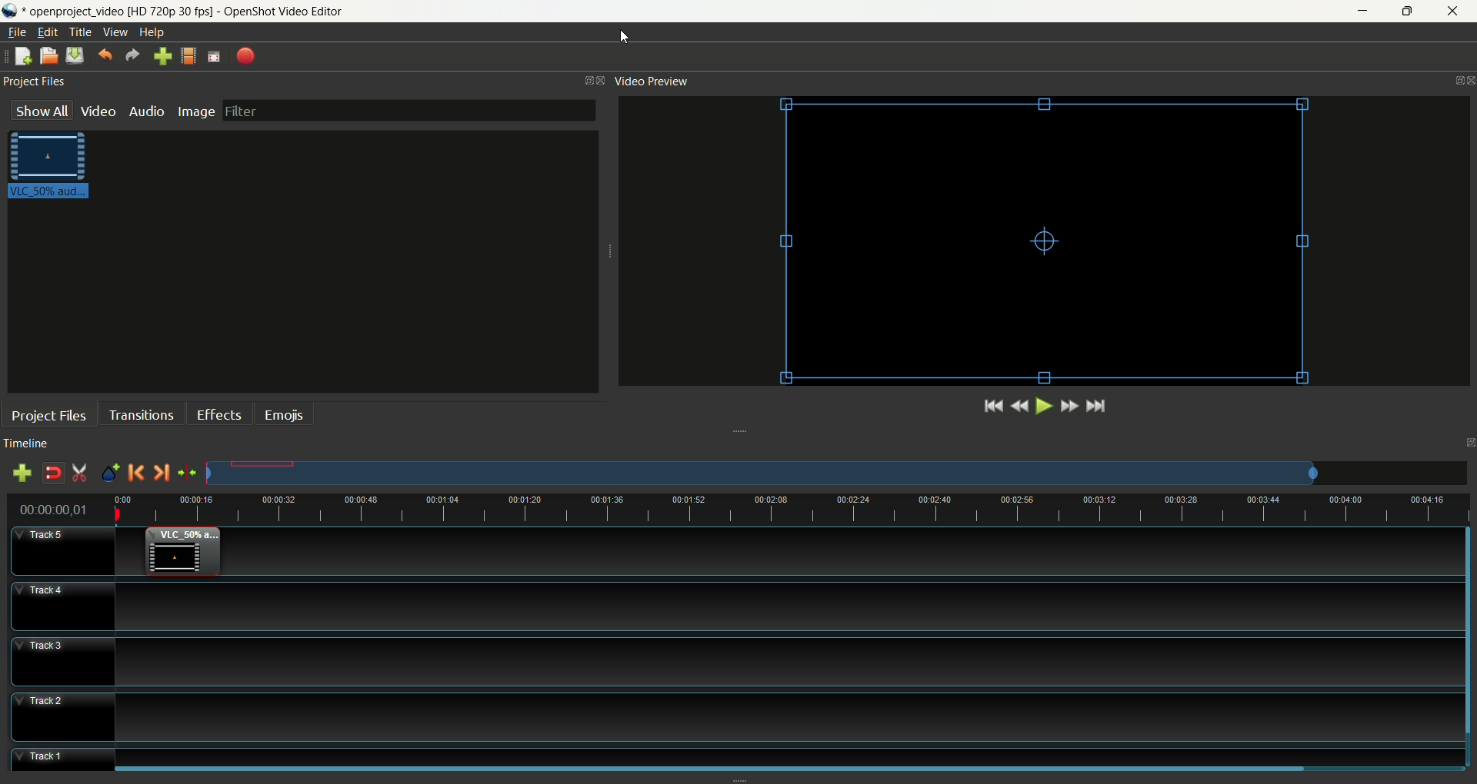 The height and width of the screenshot is (784, 1477). I want to click on jump to start, so click(992, 407).